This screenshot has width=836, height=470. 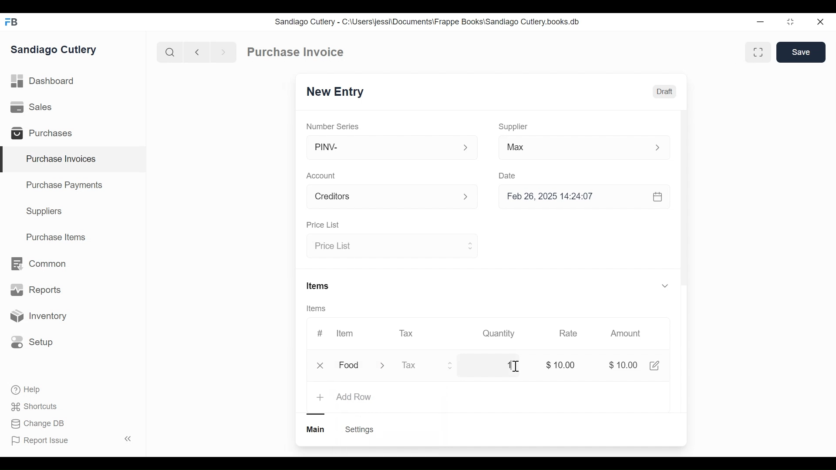 I want to click on Toggle between form and full view, so click(x=758, y=52).